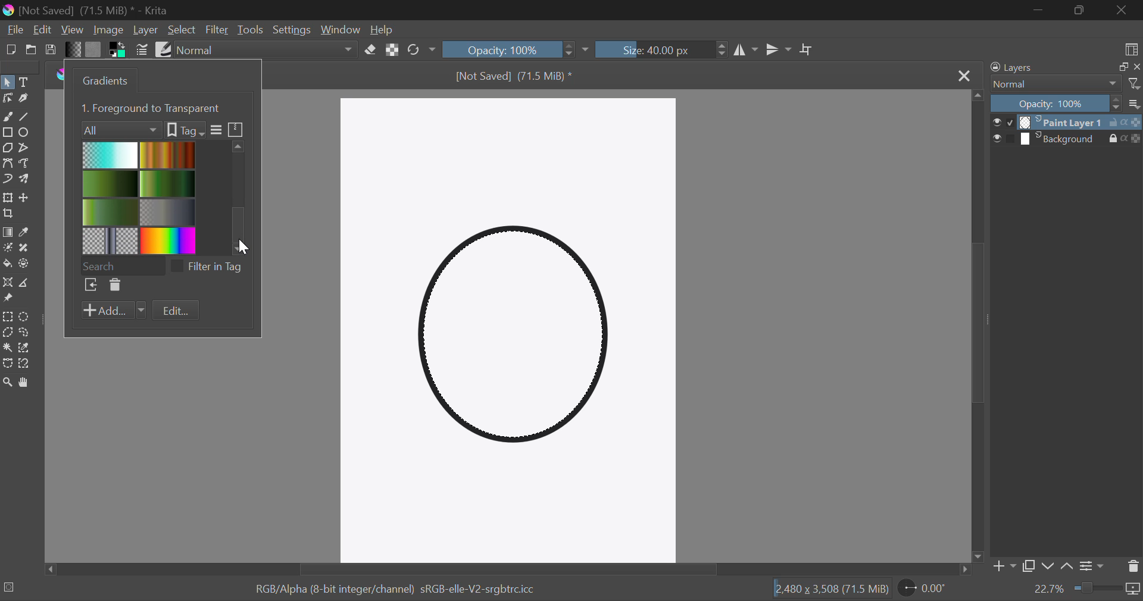 The image size is (1143, 601). I want to click on cursor, so click(246, 248).